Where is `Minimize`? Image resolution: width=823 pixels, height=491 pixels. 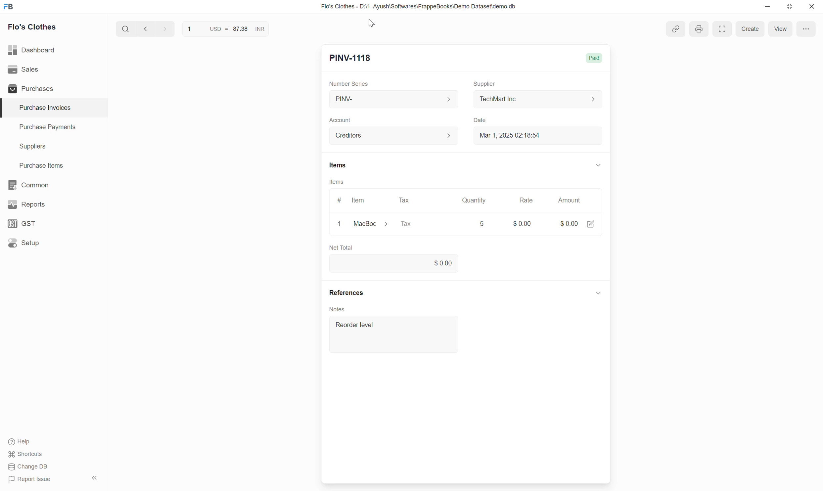
Minimize is located at coordinates (767, 6).